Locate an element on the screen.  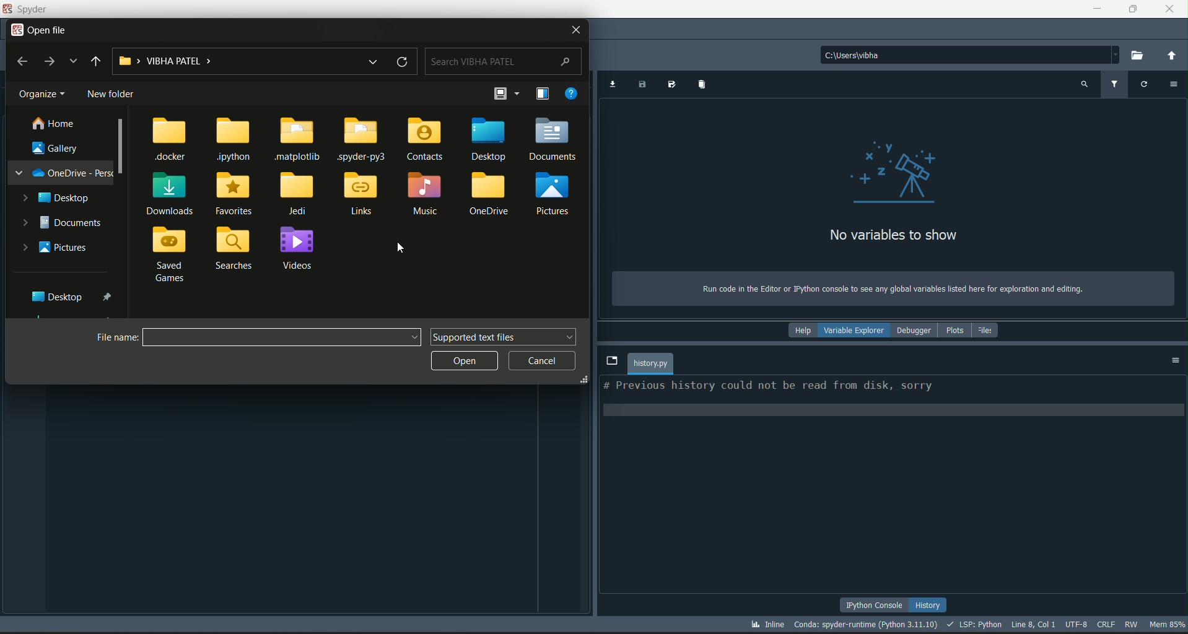
recent files is located at coordinates (371, 61).